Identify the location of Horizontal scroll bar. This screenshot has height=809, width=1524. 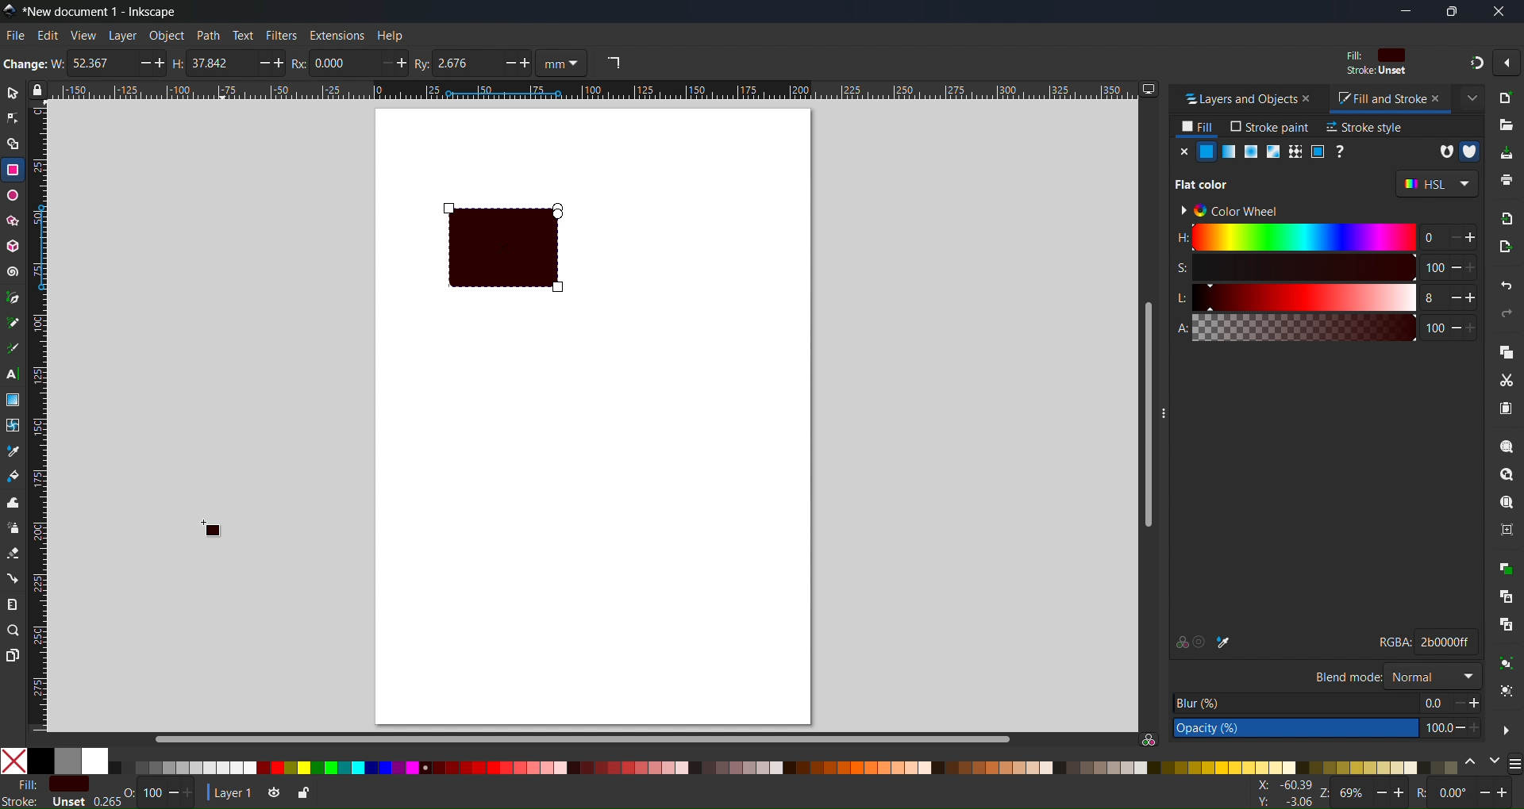
(580, 738).